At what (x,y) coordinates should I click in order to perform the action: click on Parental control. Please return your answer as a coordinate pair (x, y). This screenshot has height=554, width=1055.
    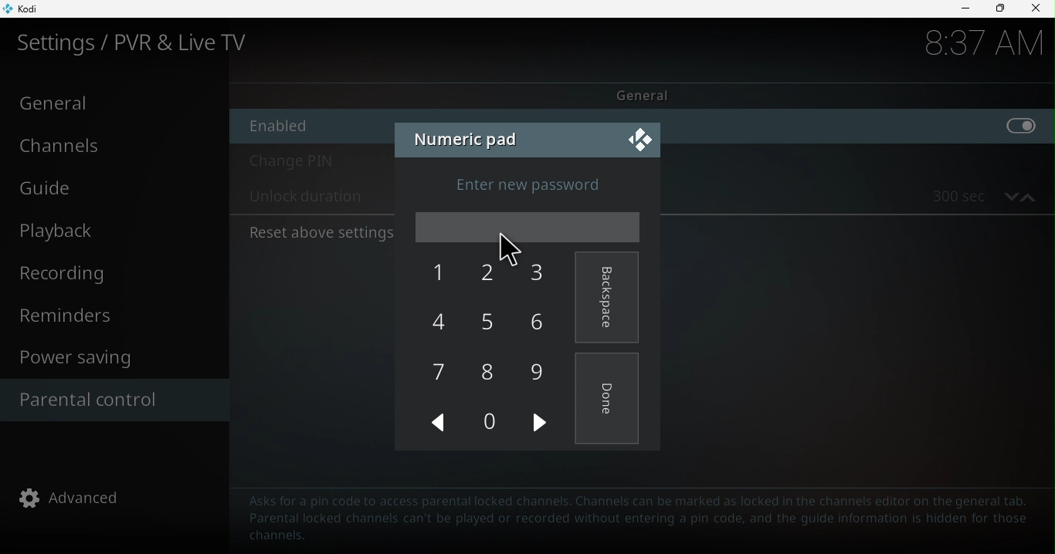
    Looking at the image, I should click on (110, 399).